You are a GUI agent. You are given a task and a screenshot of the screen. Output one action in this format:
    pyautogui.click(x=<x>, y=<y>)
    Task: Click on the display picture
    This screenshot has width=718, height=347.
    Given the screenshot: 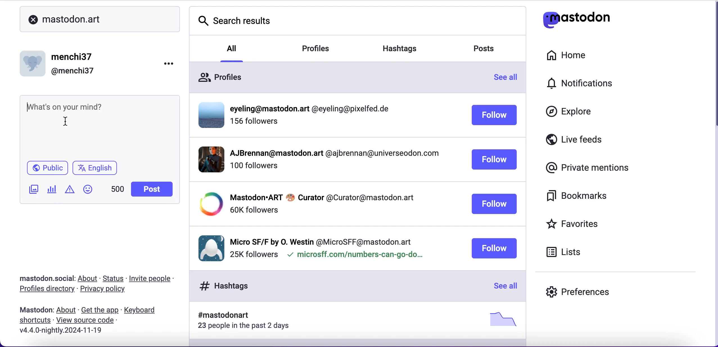 What is the action you would take?
    pyautogui.click(x=34, y=62)
    